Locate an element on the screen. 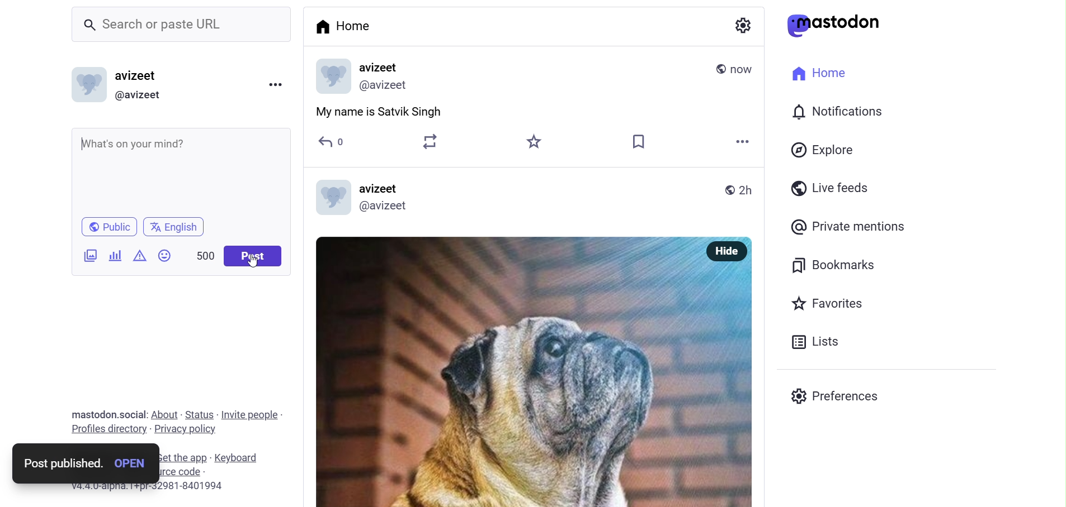 The height and width of the screenshot is (507, 1066). mastodon.social: About - Status - Invite people -
Profiles directory - Privacy policy. is located at coordinates (174, 422).